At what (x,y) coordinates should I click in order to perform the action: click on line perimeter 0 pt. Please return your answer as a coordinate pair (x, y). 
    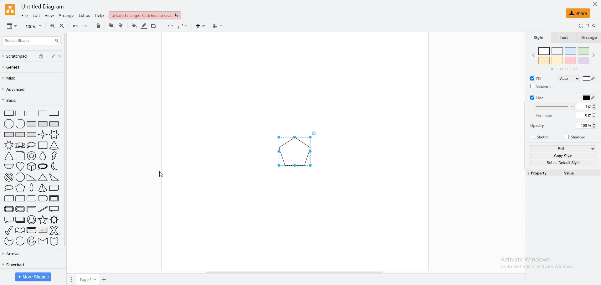
    Looking at the image, I should click on (584, 115).